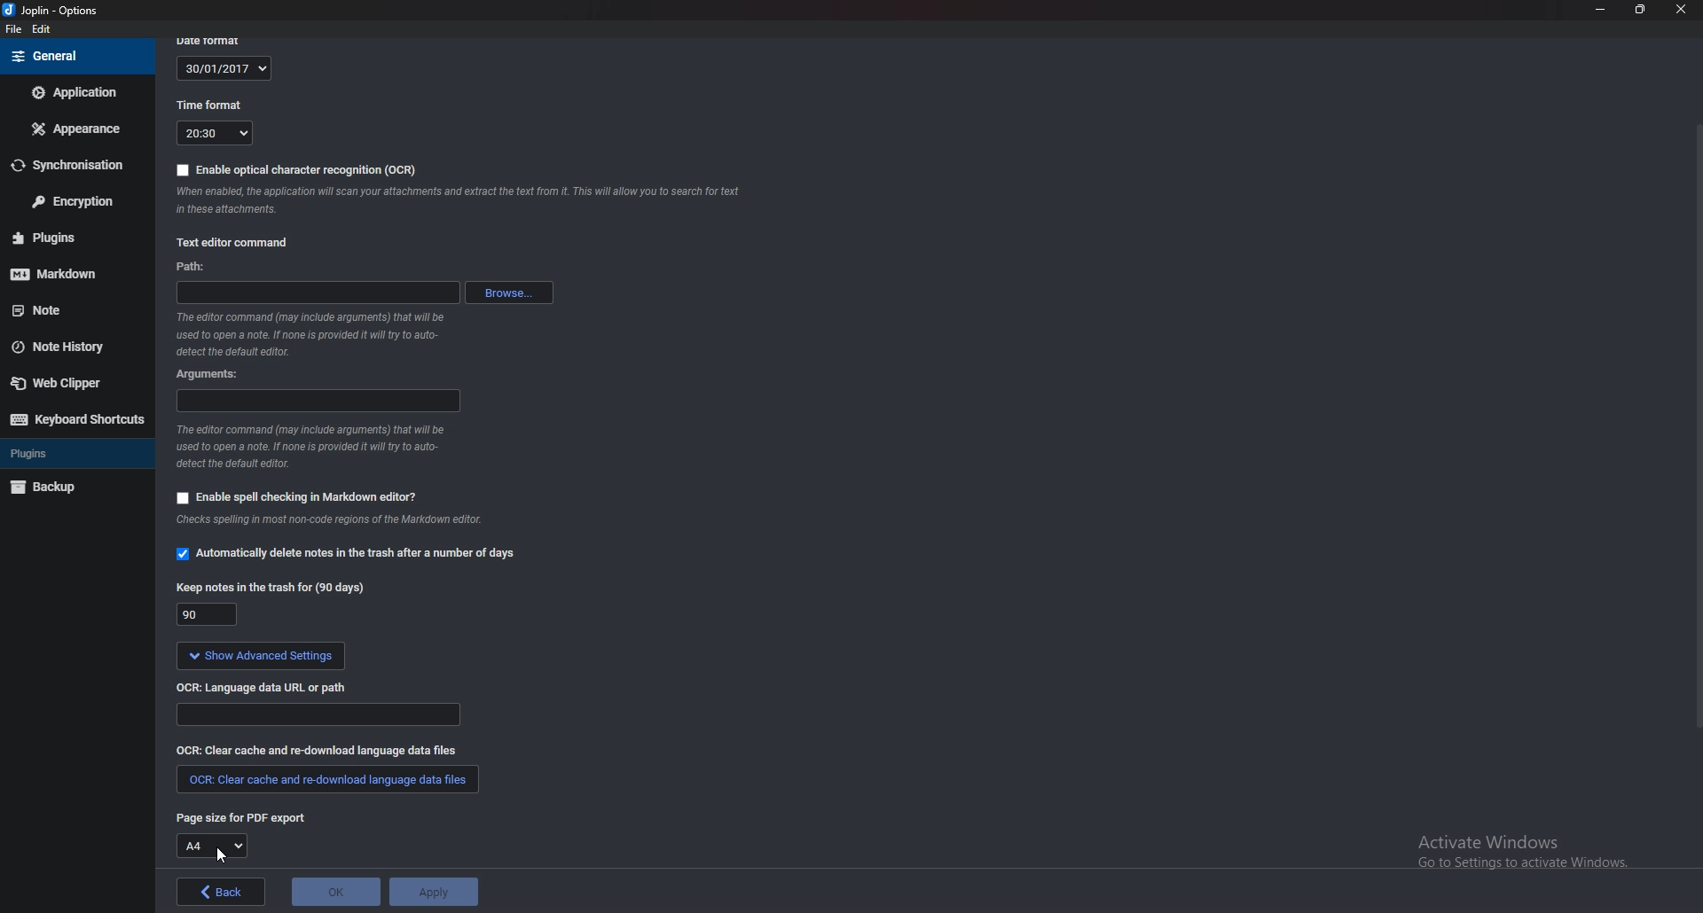 The width and height of the screenshot is (1703, 913). I want to click on browse, so click(507, 293).